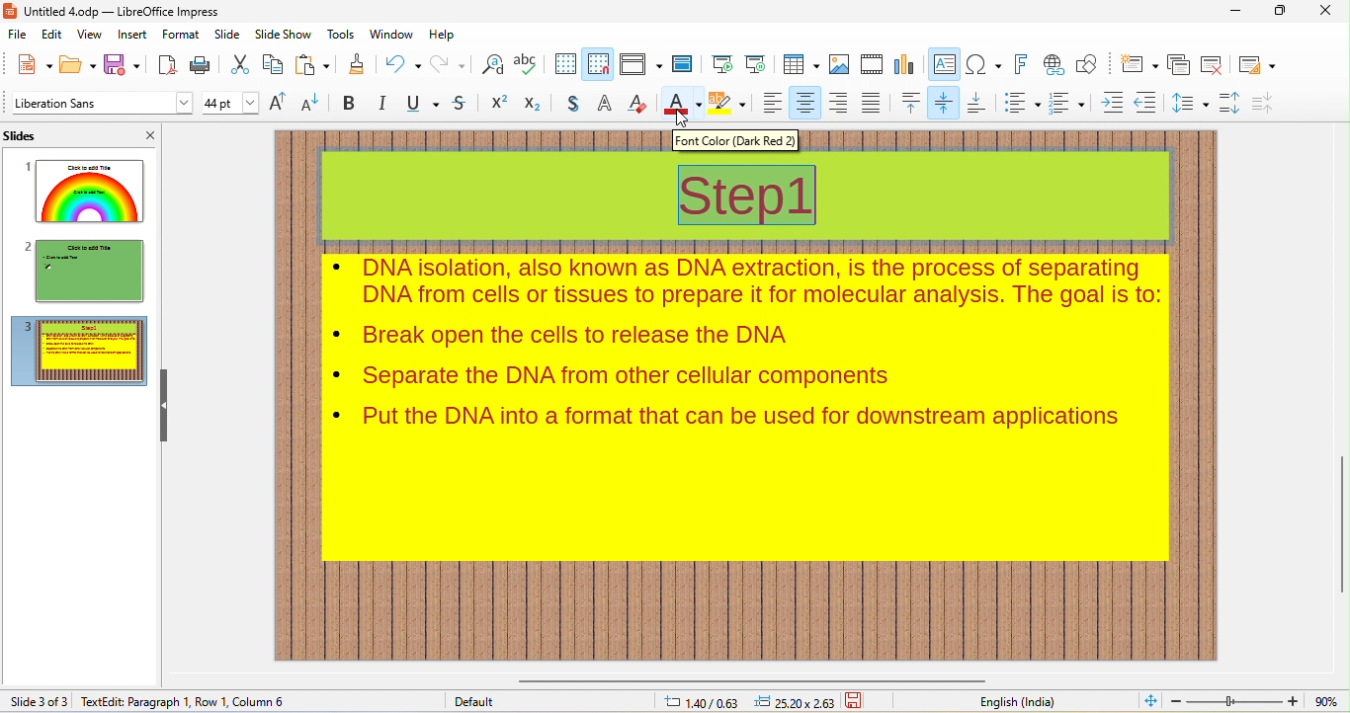 Image resolution: width=1350 pixels, height=713 pixels. I want to click on align left, so click(771, 104).